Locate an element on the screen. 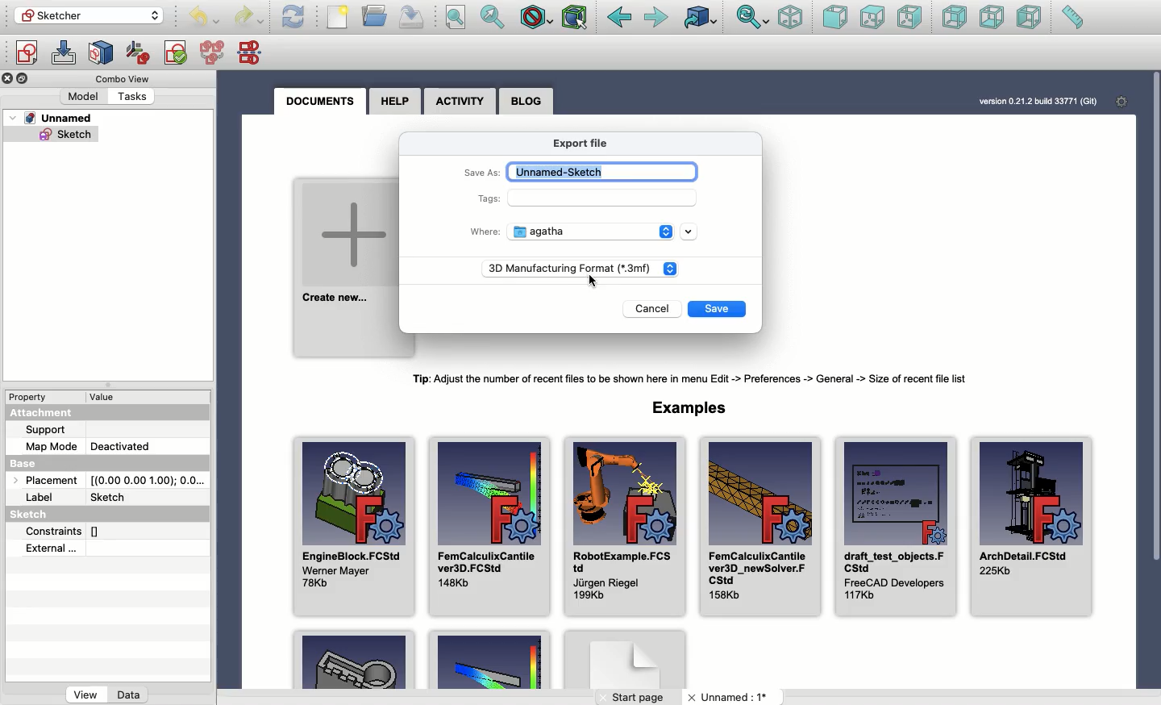 The image size is (1161, 705). Fit selection is located at coordinates (492, 17).